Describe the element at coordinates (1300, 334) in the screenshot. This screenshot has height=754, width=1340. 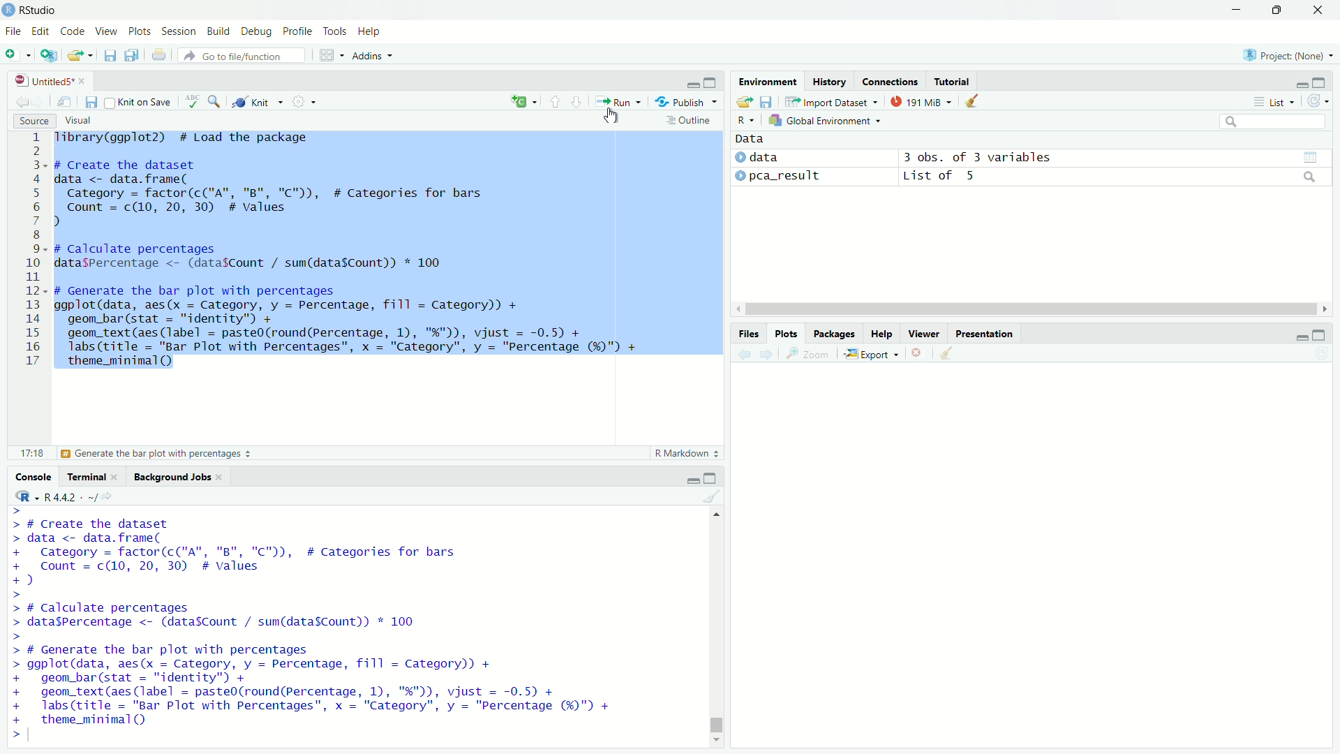
I see `minimize` at that location.